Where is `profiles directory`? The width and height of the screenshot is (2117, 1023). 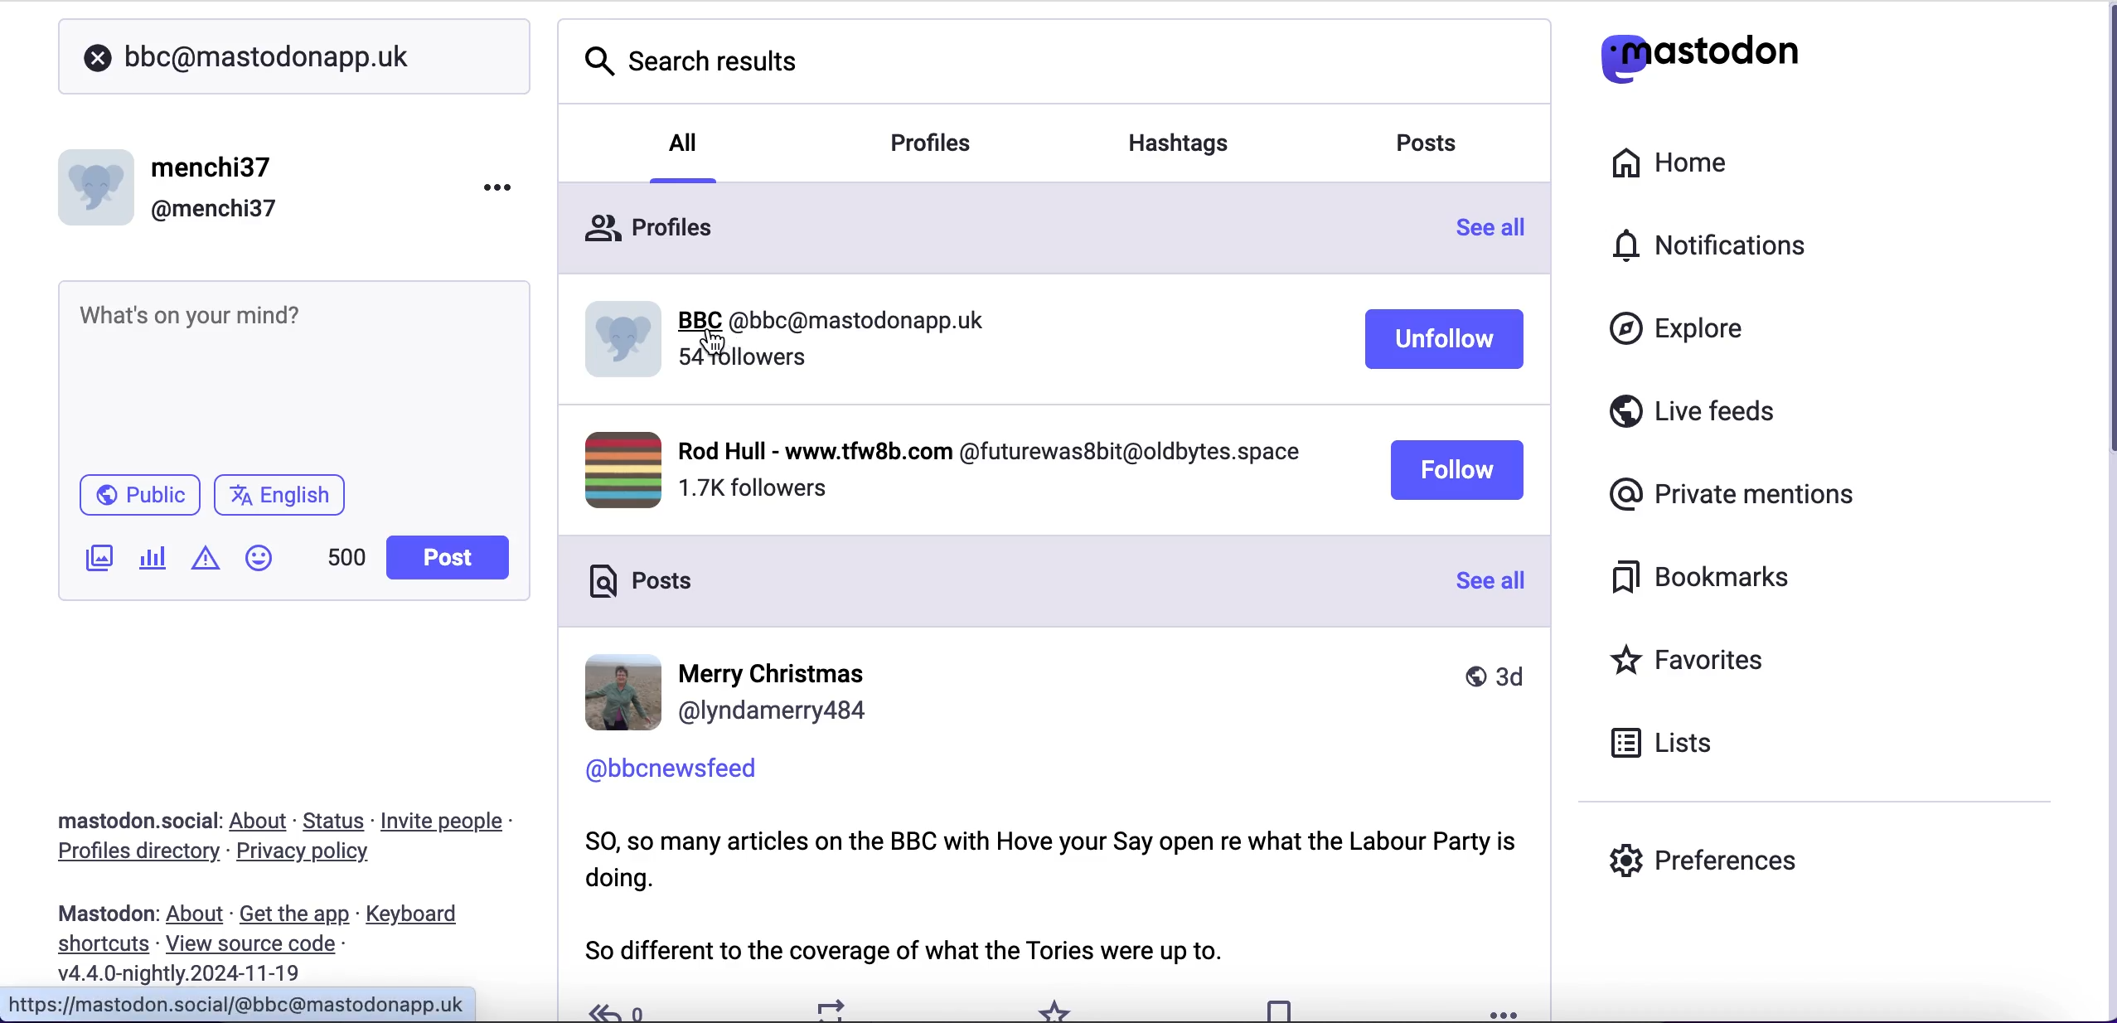 profiles directory is located at coordinates (128, 854).